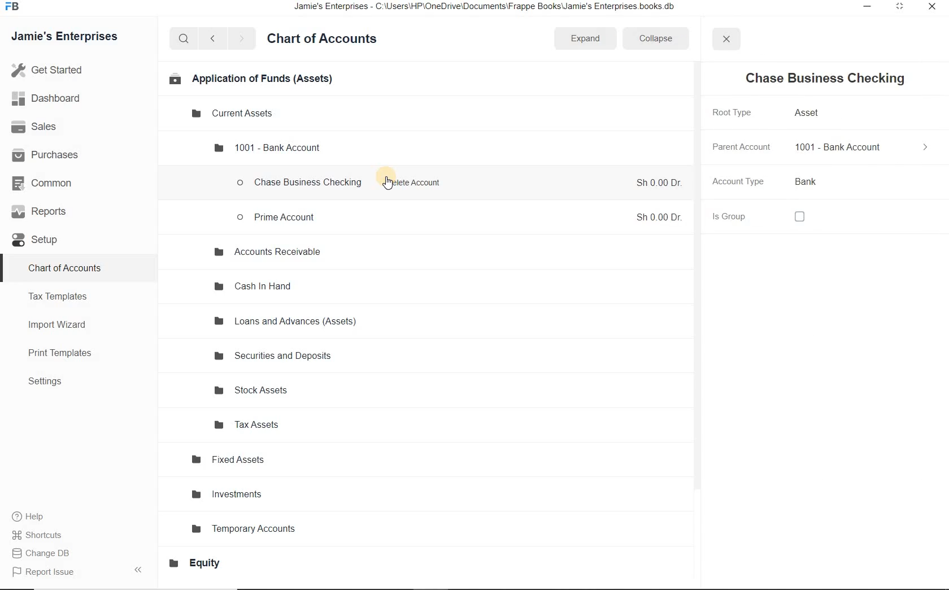  Describe the element at coordinates (34, 518) in the screenshot. I see `Help` at that location.